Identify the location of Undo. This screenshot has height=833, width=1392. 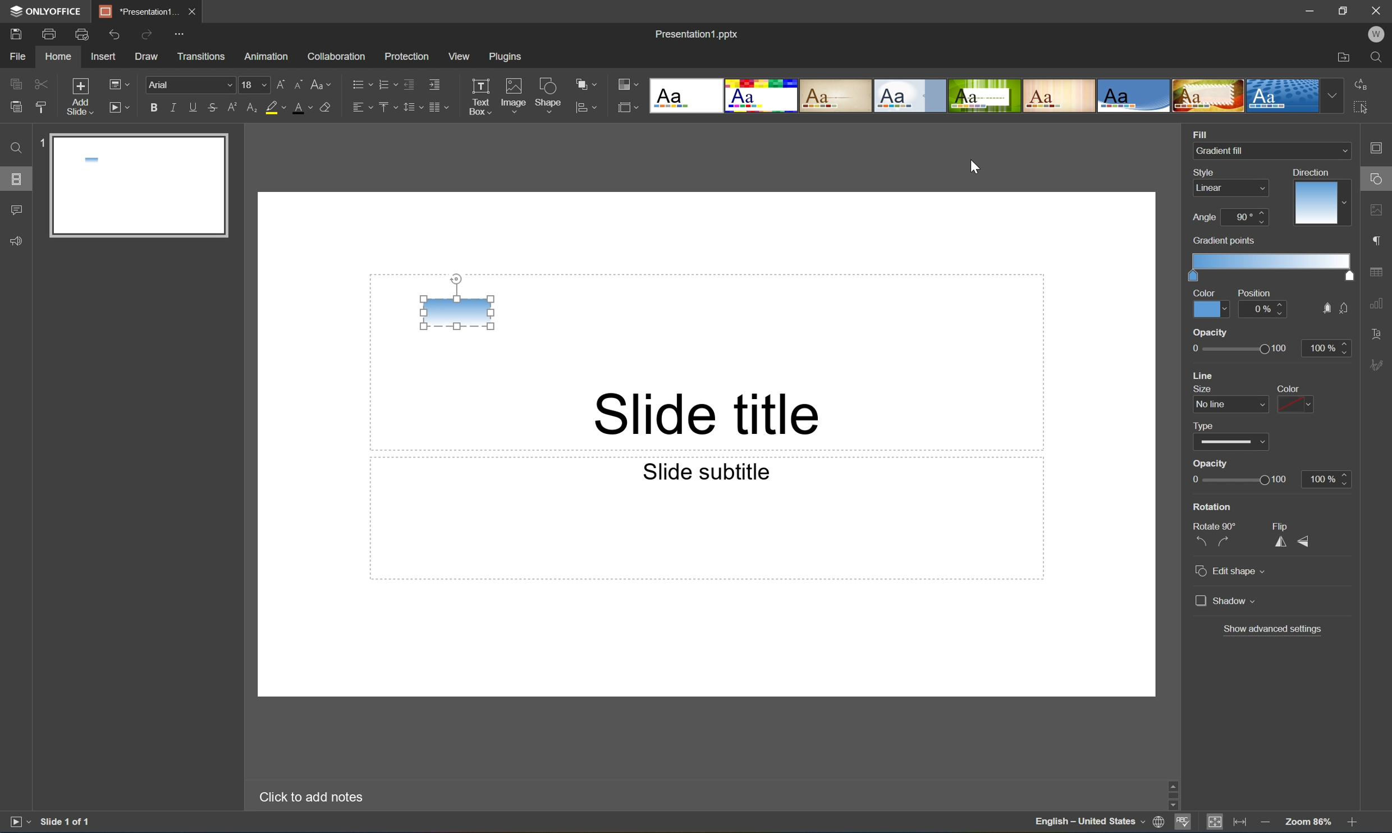
(112, 34).